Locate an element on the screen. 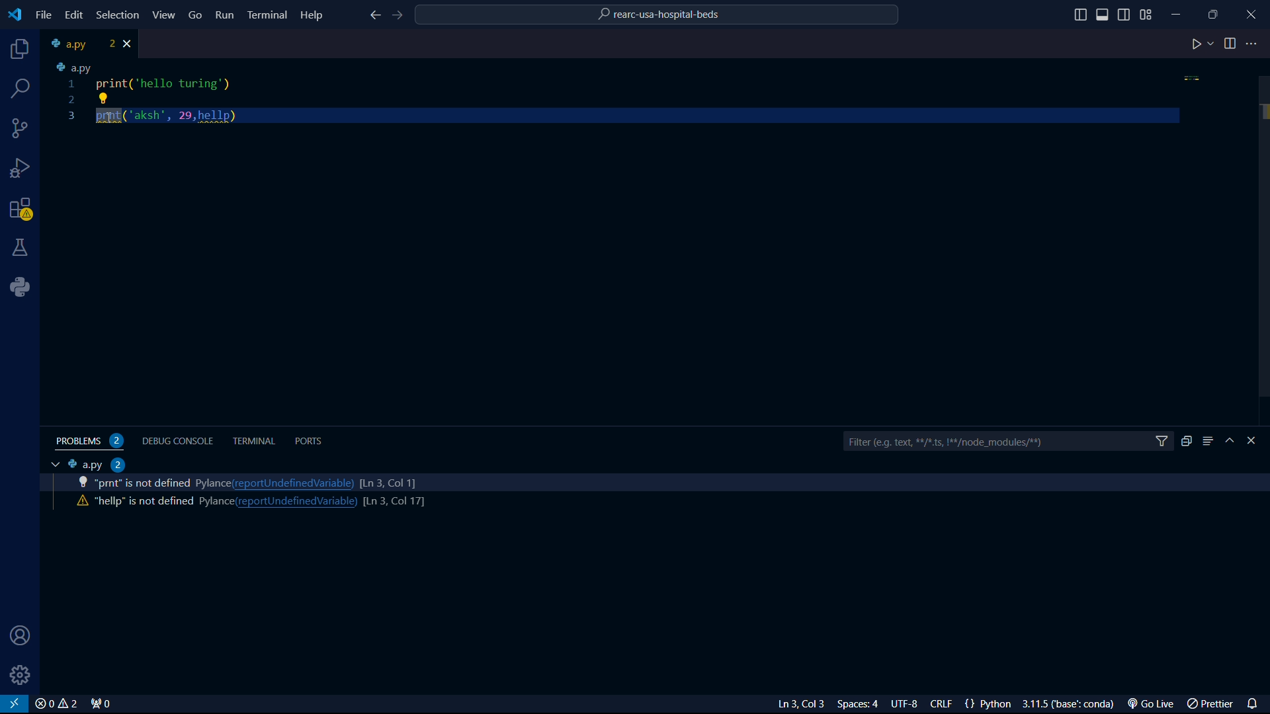  VS is located at coordinates (15, 704).